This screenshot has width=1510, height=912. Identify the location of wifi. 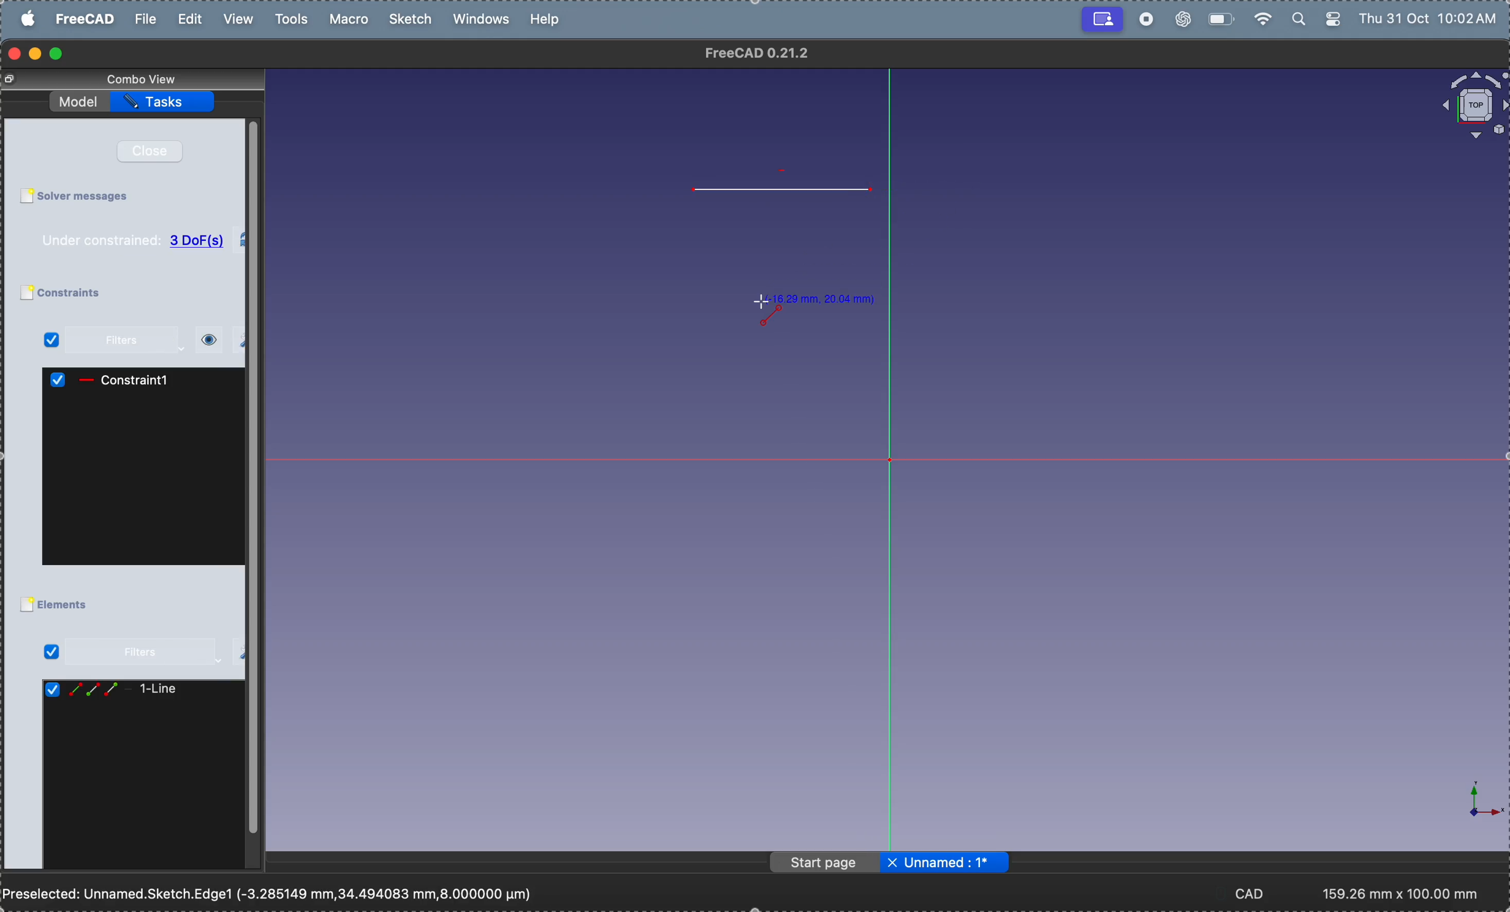
(1260, 20).